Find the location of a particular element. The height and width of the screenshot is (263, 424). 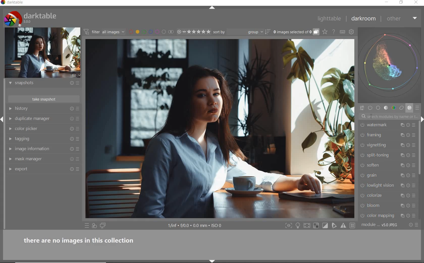

reset is located at coordinates (408, 206).